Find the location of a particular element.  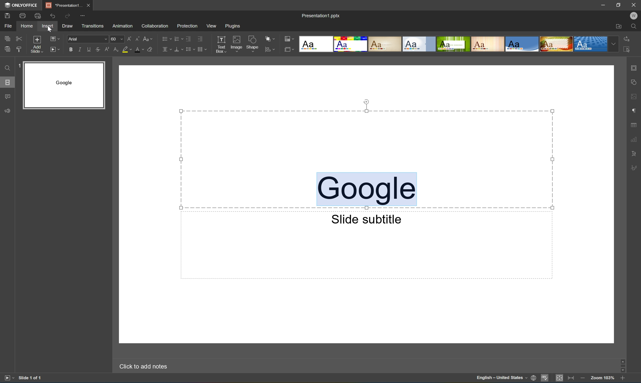

Text art settings is located at coordinates (636, 153).